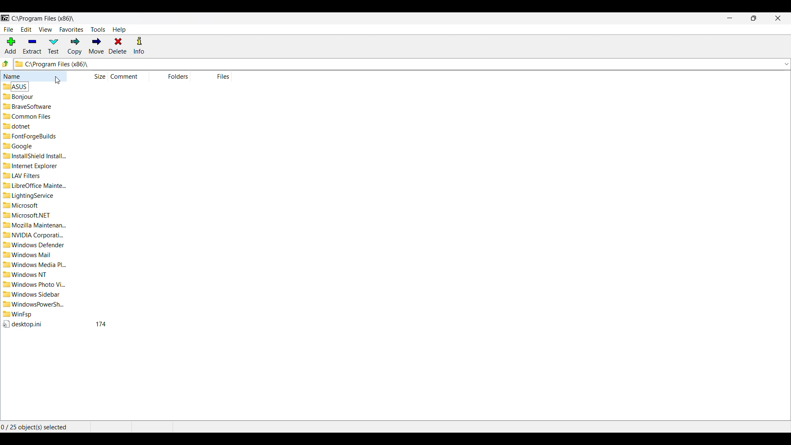  Describe the element at coordinates (33, 304) in the screenshot. I see `WindowsPowerShe..` at that location.